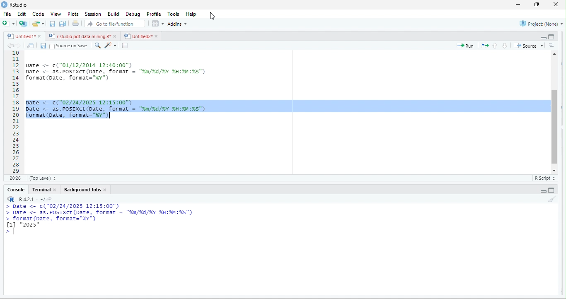 This screenshot has height=299, width=566. I want to click on < format(x, -) 24/2025 12:15:00")
<= as.POSIXCT (Date, format = “%m/¥d/%Y %H:imMi%s")
at (pate, format="%v"), so click(285, 107).